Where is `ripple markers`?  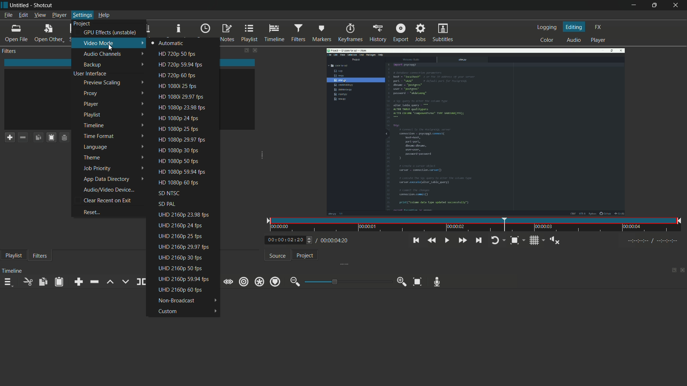 ripple markers is located at coordinates (275, 282).